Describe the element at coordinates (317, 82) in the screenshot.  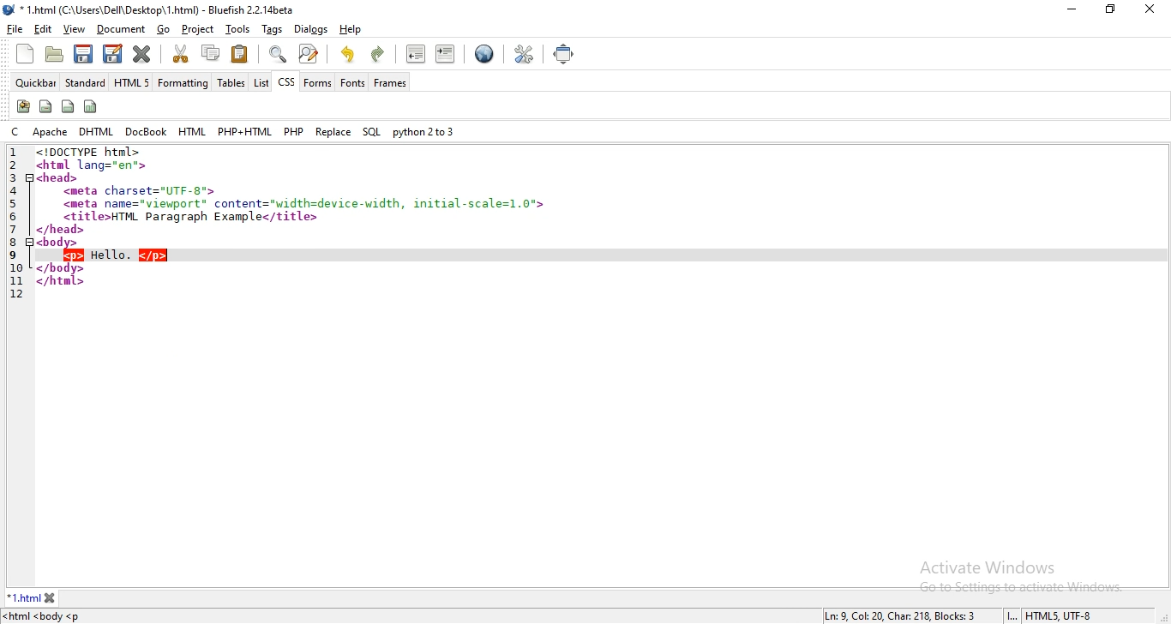
I see `forms` at that location.